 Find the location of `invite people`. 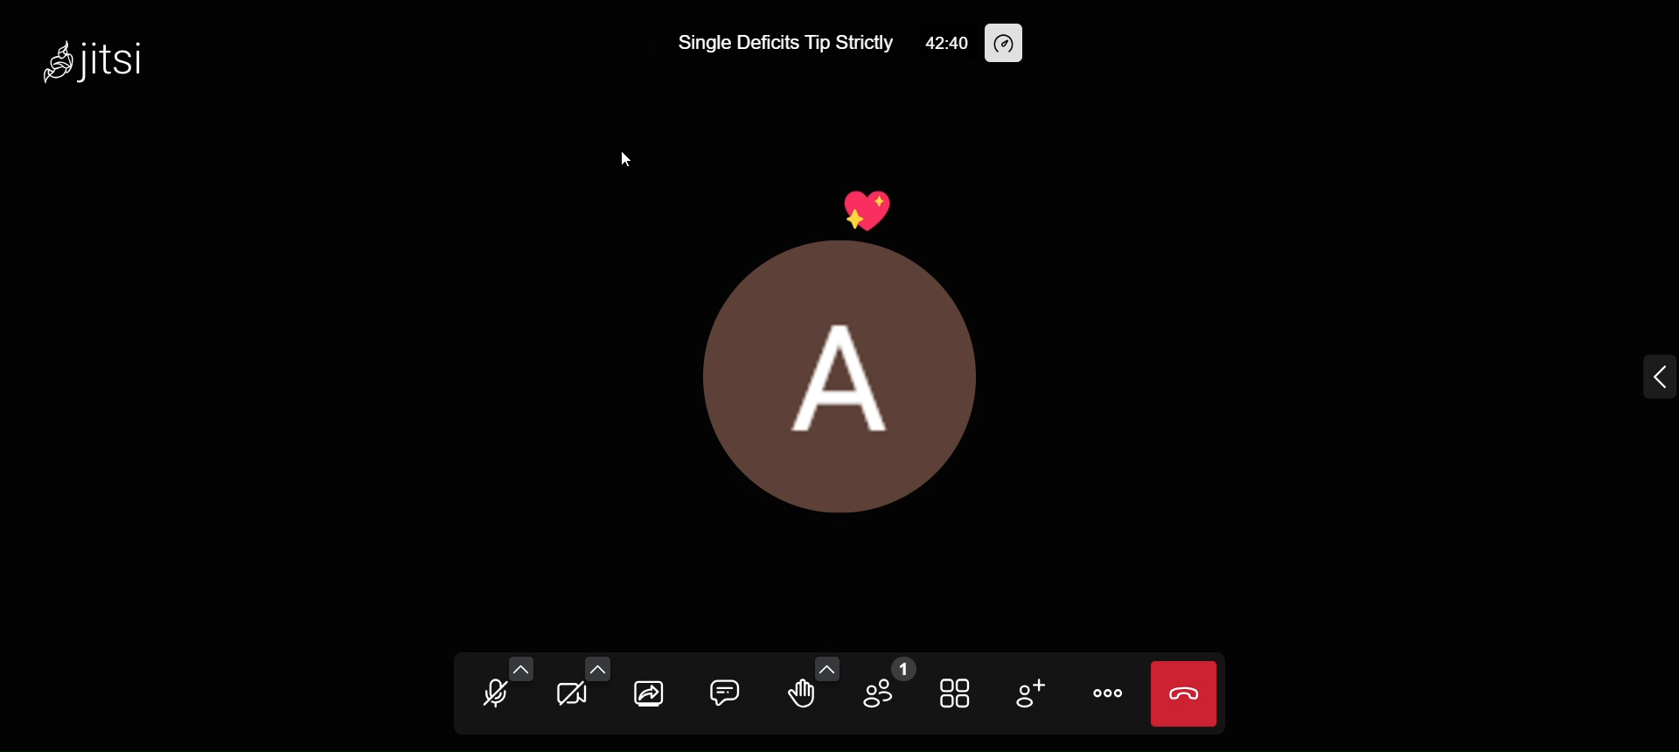

invite people is located at coordinates (1032, 694).